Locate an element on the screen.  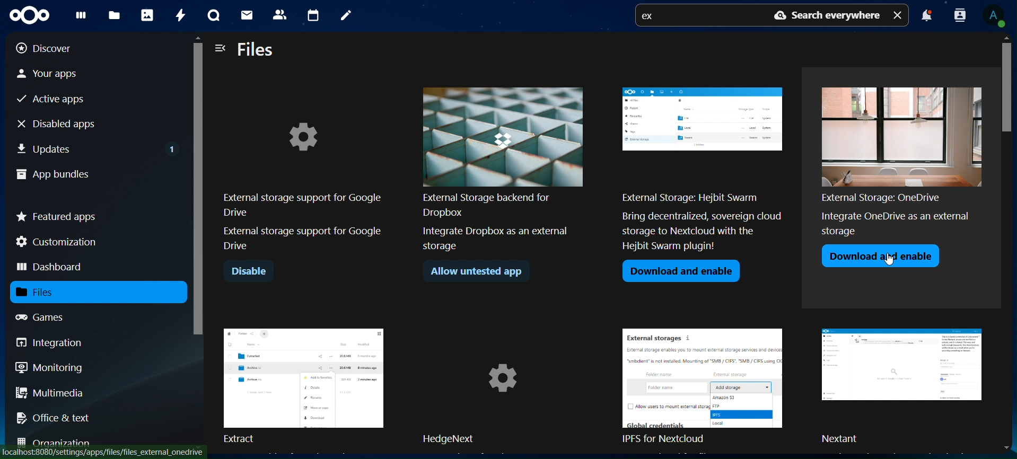
dashboard is located at coordinates (81, 17).